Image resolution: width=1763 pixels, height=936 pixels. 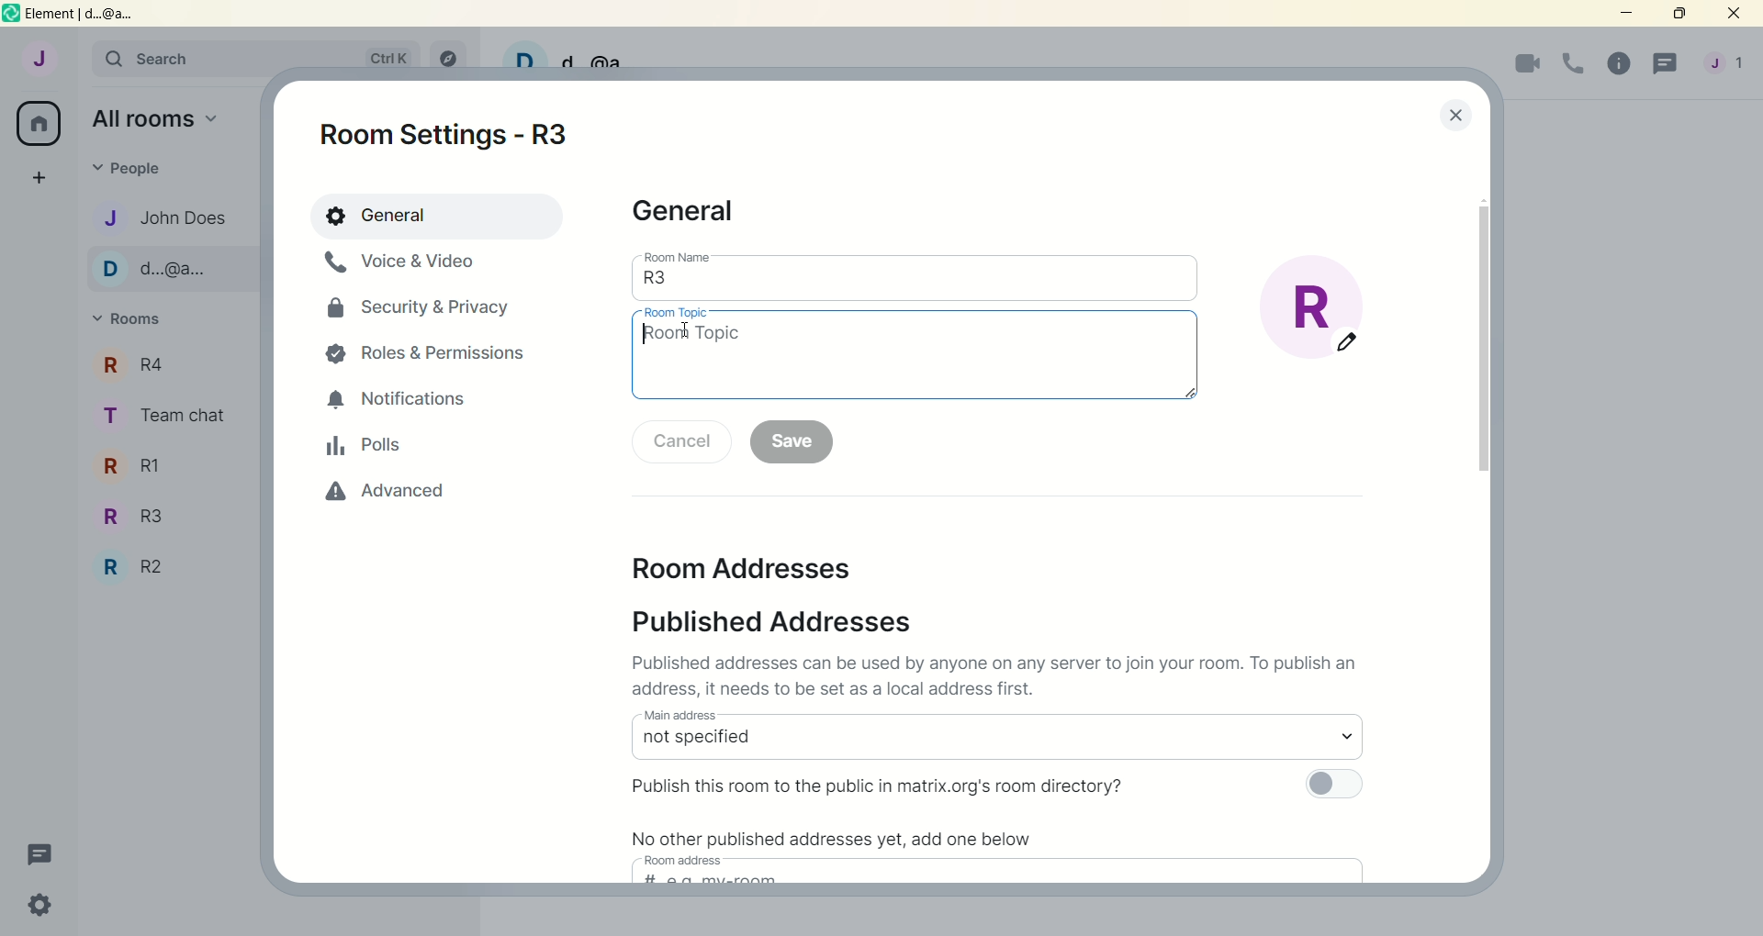 What do you see at coordinates (365, 443) in the screenshot?
I see `polls` at bounding box center [365, 443].